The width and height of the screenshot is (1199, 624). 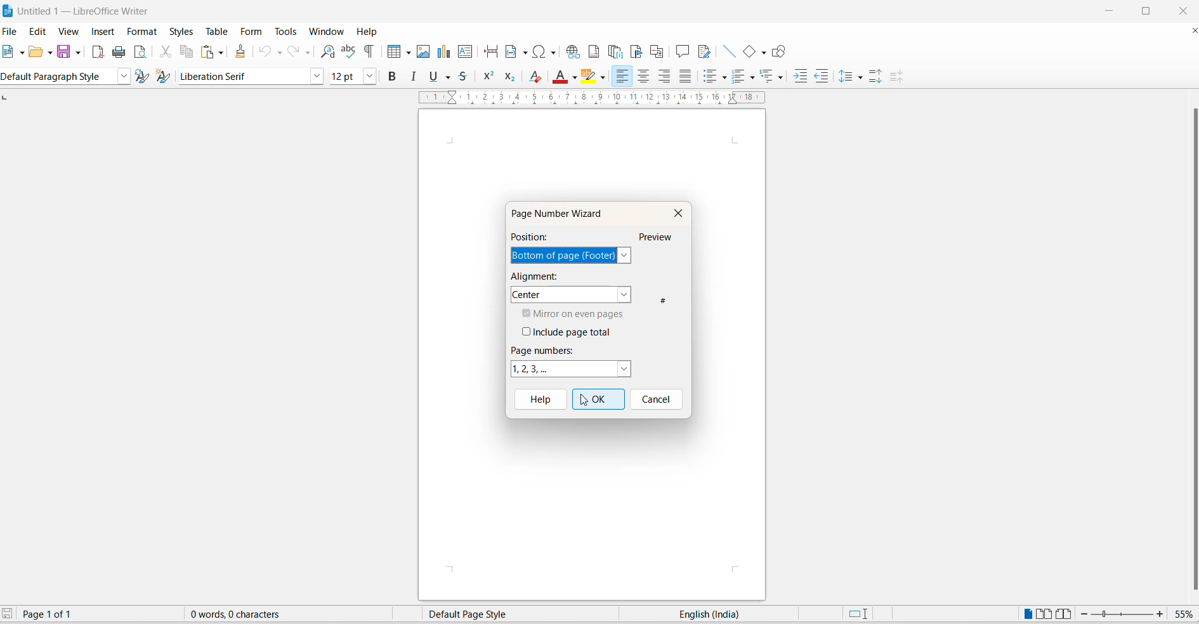 I want to click on single page view, so click(x=1025, y=614).